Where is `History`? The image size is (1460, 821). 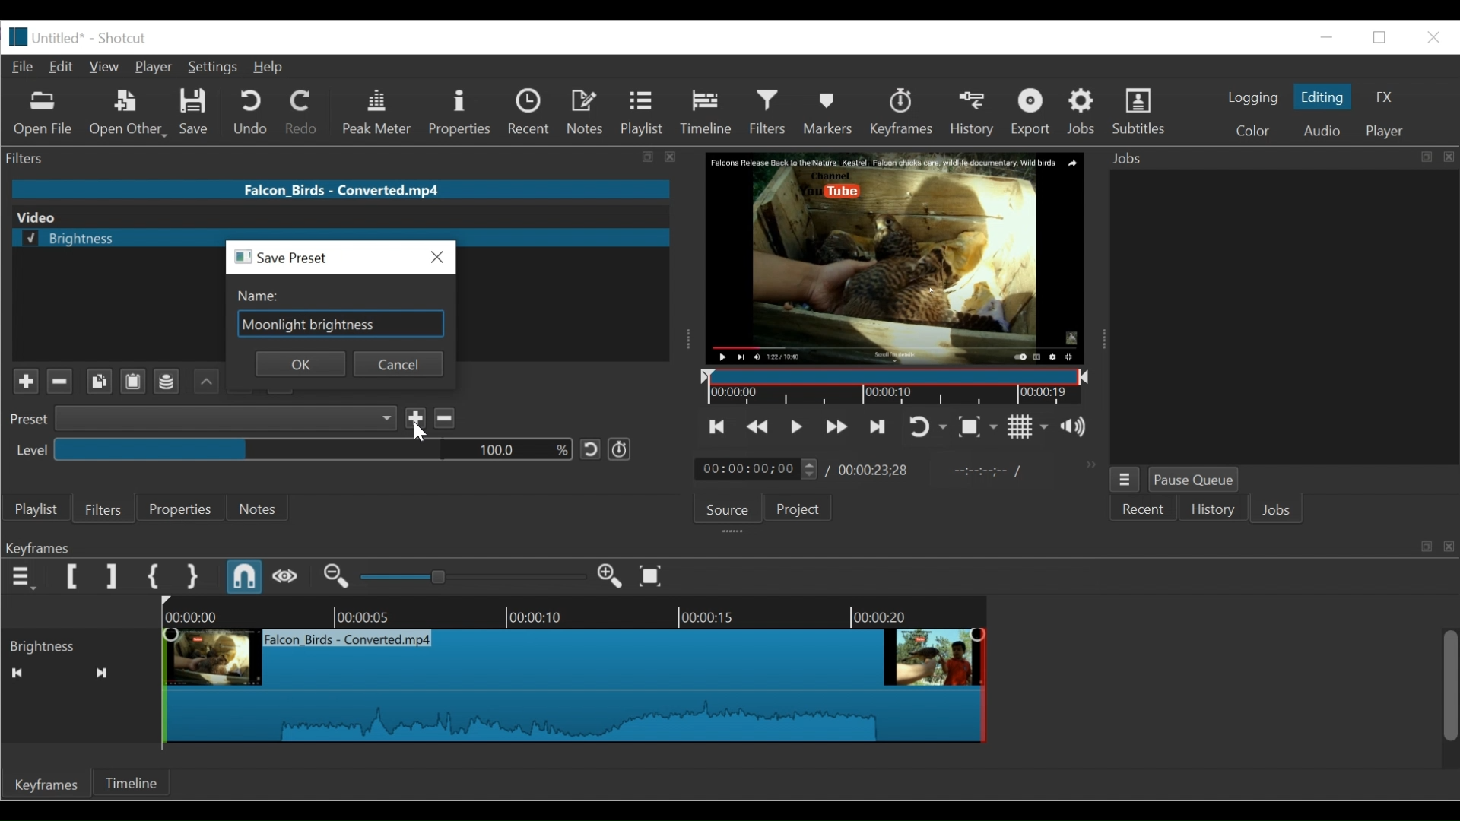
History is located at coordinates (973, 113).